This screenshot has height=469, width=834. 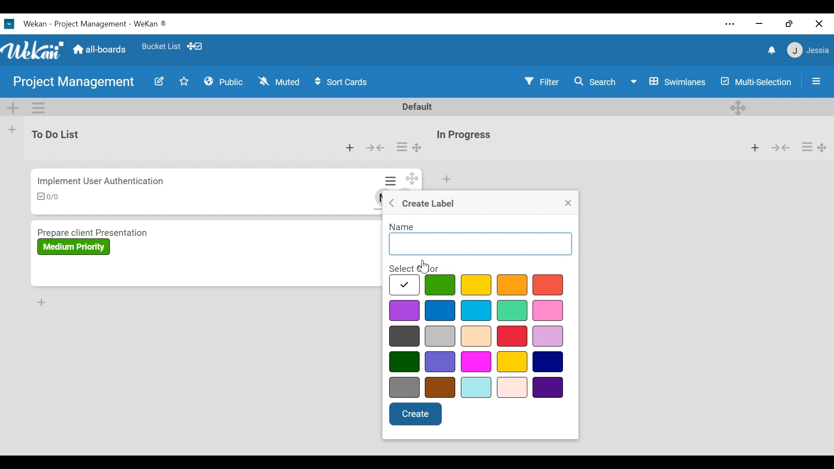 I want to click on Multi-Selection, so click(x=757, y=82).